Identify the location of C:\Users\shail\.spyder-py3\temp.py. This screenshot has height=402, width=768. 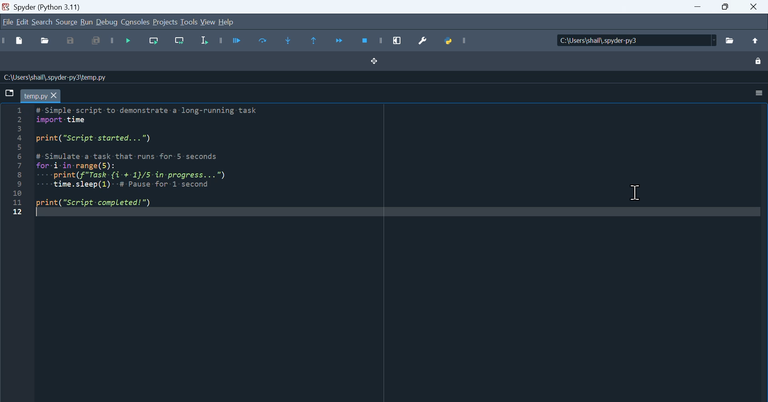
(56, 78).